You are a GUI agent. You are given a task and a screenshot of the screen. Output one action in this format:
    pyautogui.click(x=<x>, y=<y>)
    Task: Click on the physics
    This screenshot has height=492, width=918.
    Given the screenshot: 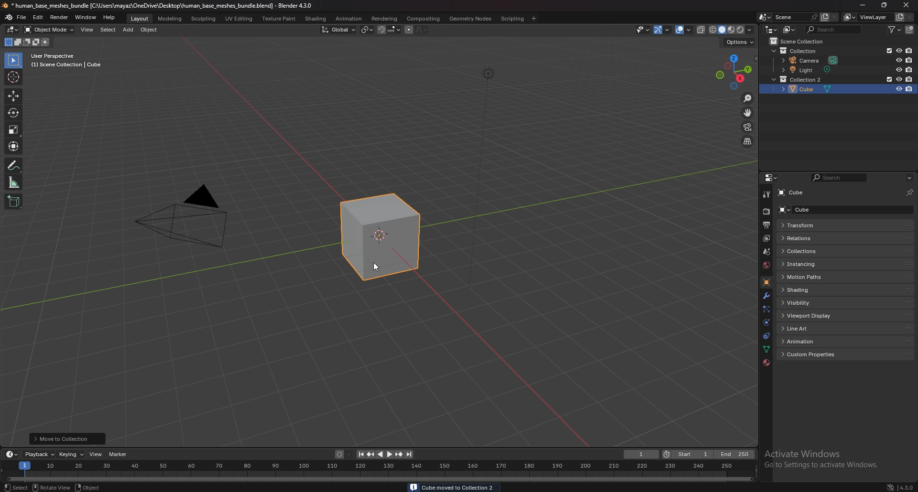 What is the action you would take?
    pyautogui.click(x=767, y=322)
    